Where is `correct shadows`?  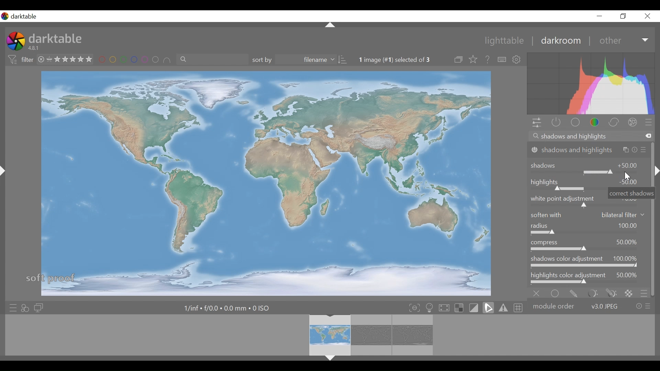 correct shadows is located at coordinates (631, 193).